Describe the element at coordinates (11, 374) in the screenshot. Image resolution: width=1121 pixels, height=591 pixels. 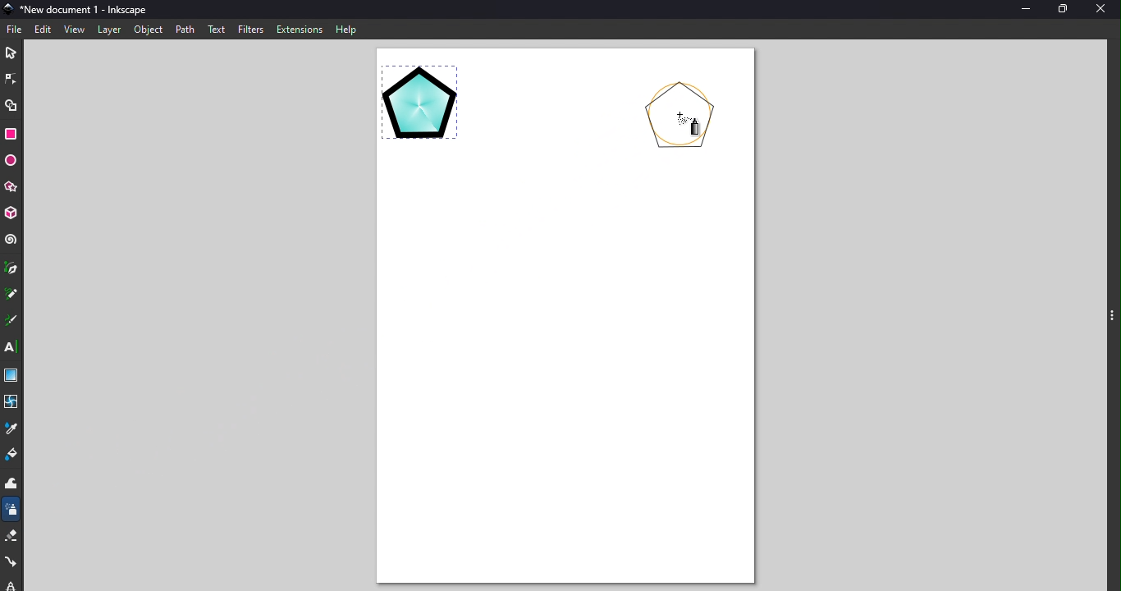
I see `Gradient tool` at that location.